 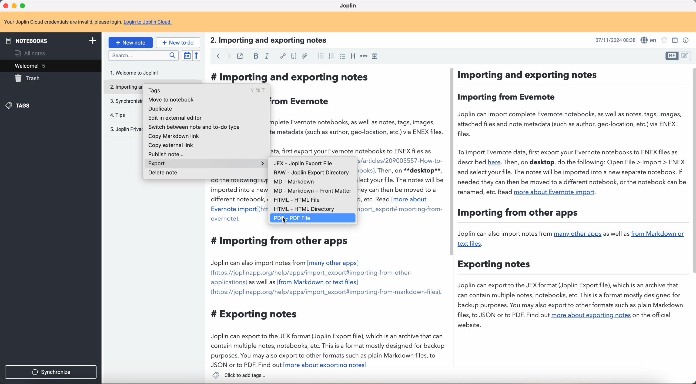 What do you see at coordinates (350, 6) in the screenshot?
I see `Joplin` at bounding box center [350, 6].